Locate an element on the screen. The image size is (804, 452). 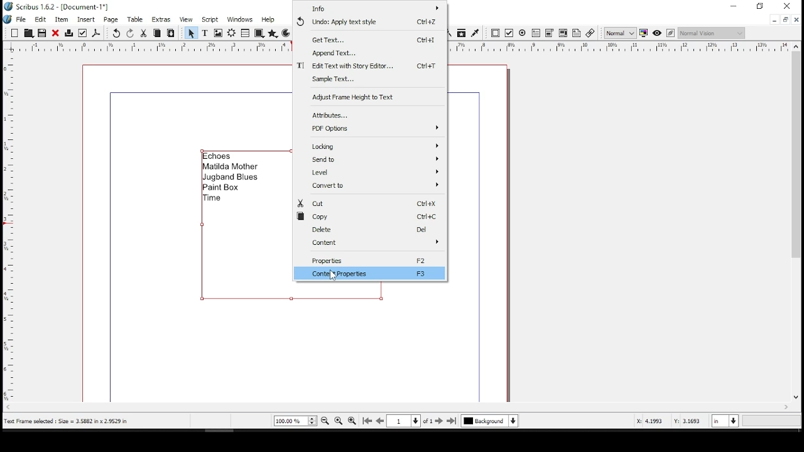
close window is located at coordinates (796, 19).